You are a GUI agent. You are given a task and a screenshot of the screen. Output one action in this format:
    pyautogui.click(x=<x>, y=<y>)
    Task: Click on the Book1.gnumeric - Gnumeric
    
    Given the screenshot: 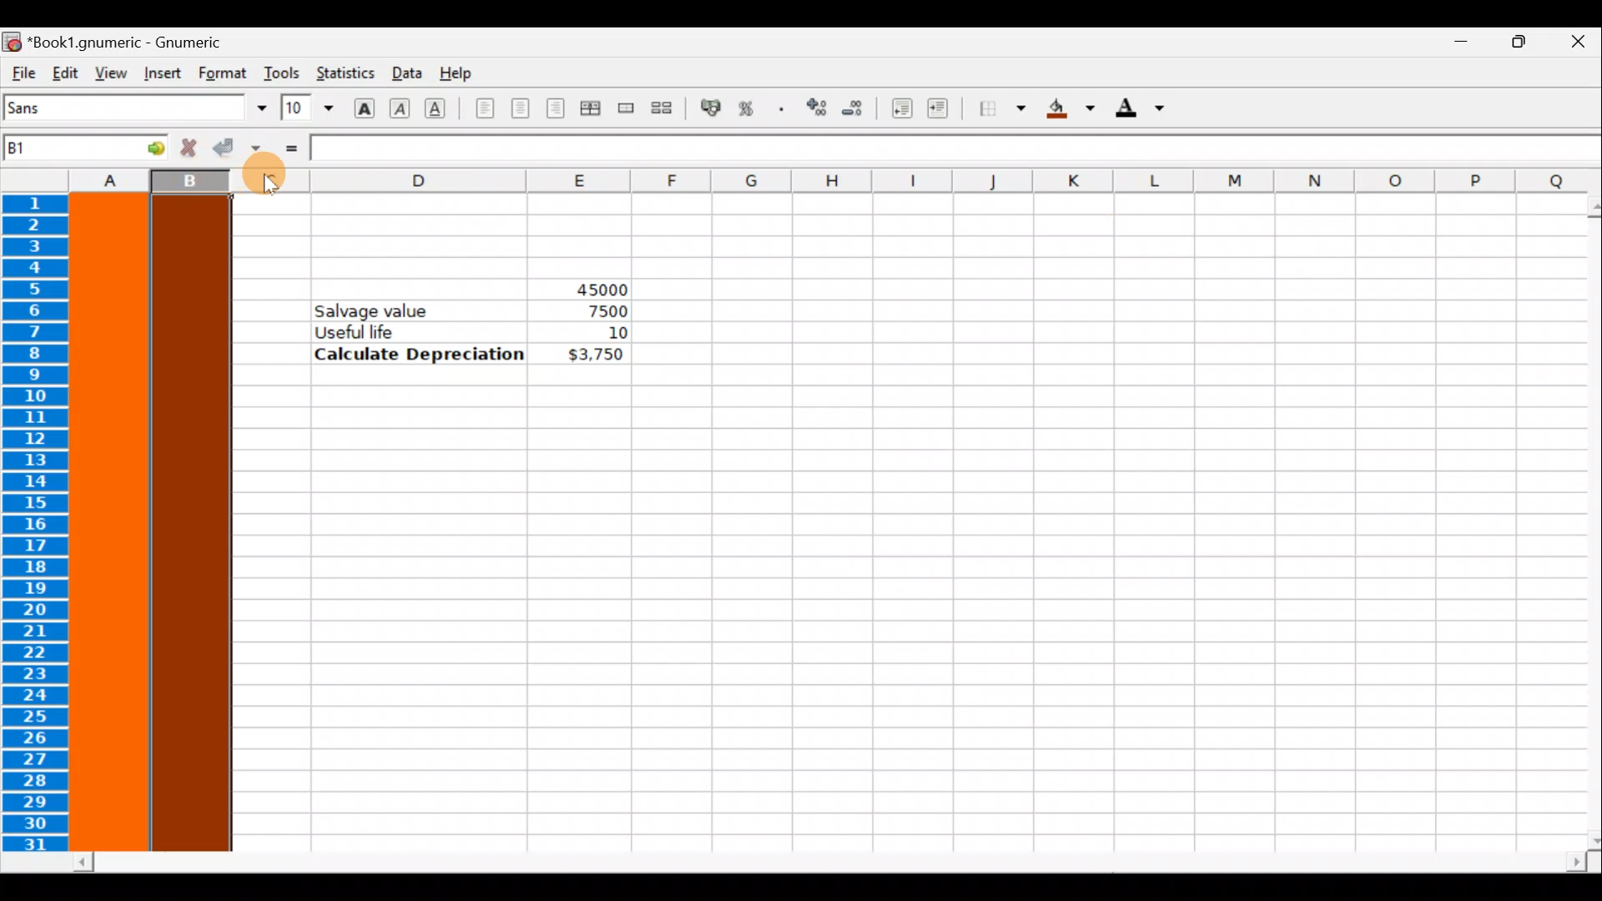 What is the action you would take?
    pyautogui.click(x=134, y=41)
    